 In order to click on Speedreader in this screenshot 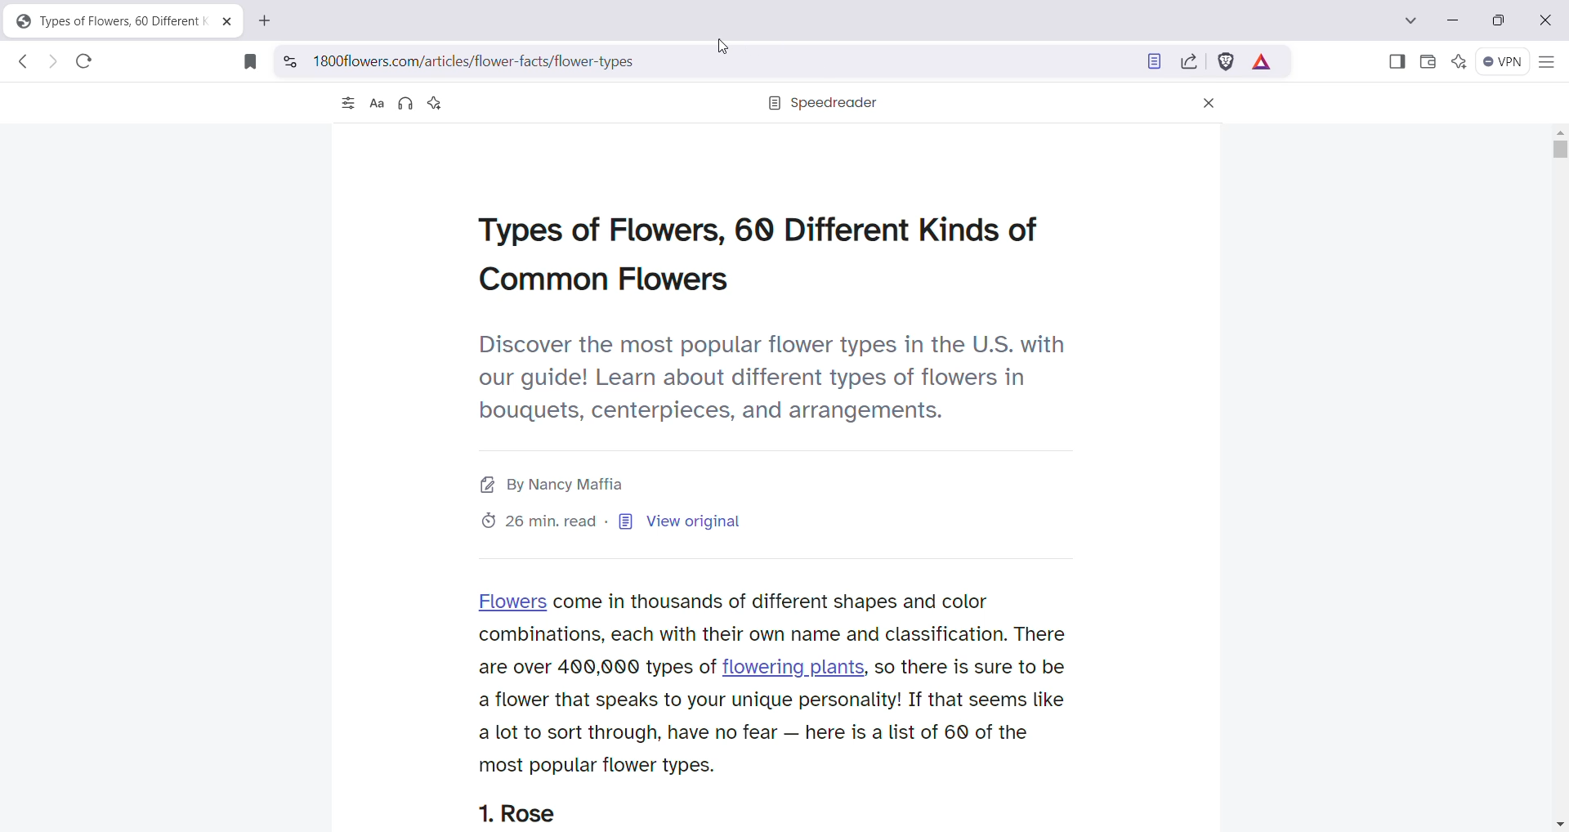, I will do `click(823, 104)`.